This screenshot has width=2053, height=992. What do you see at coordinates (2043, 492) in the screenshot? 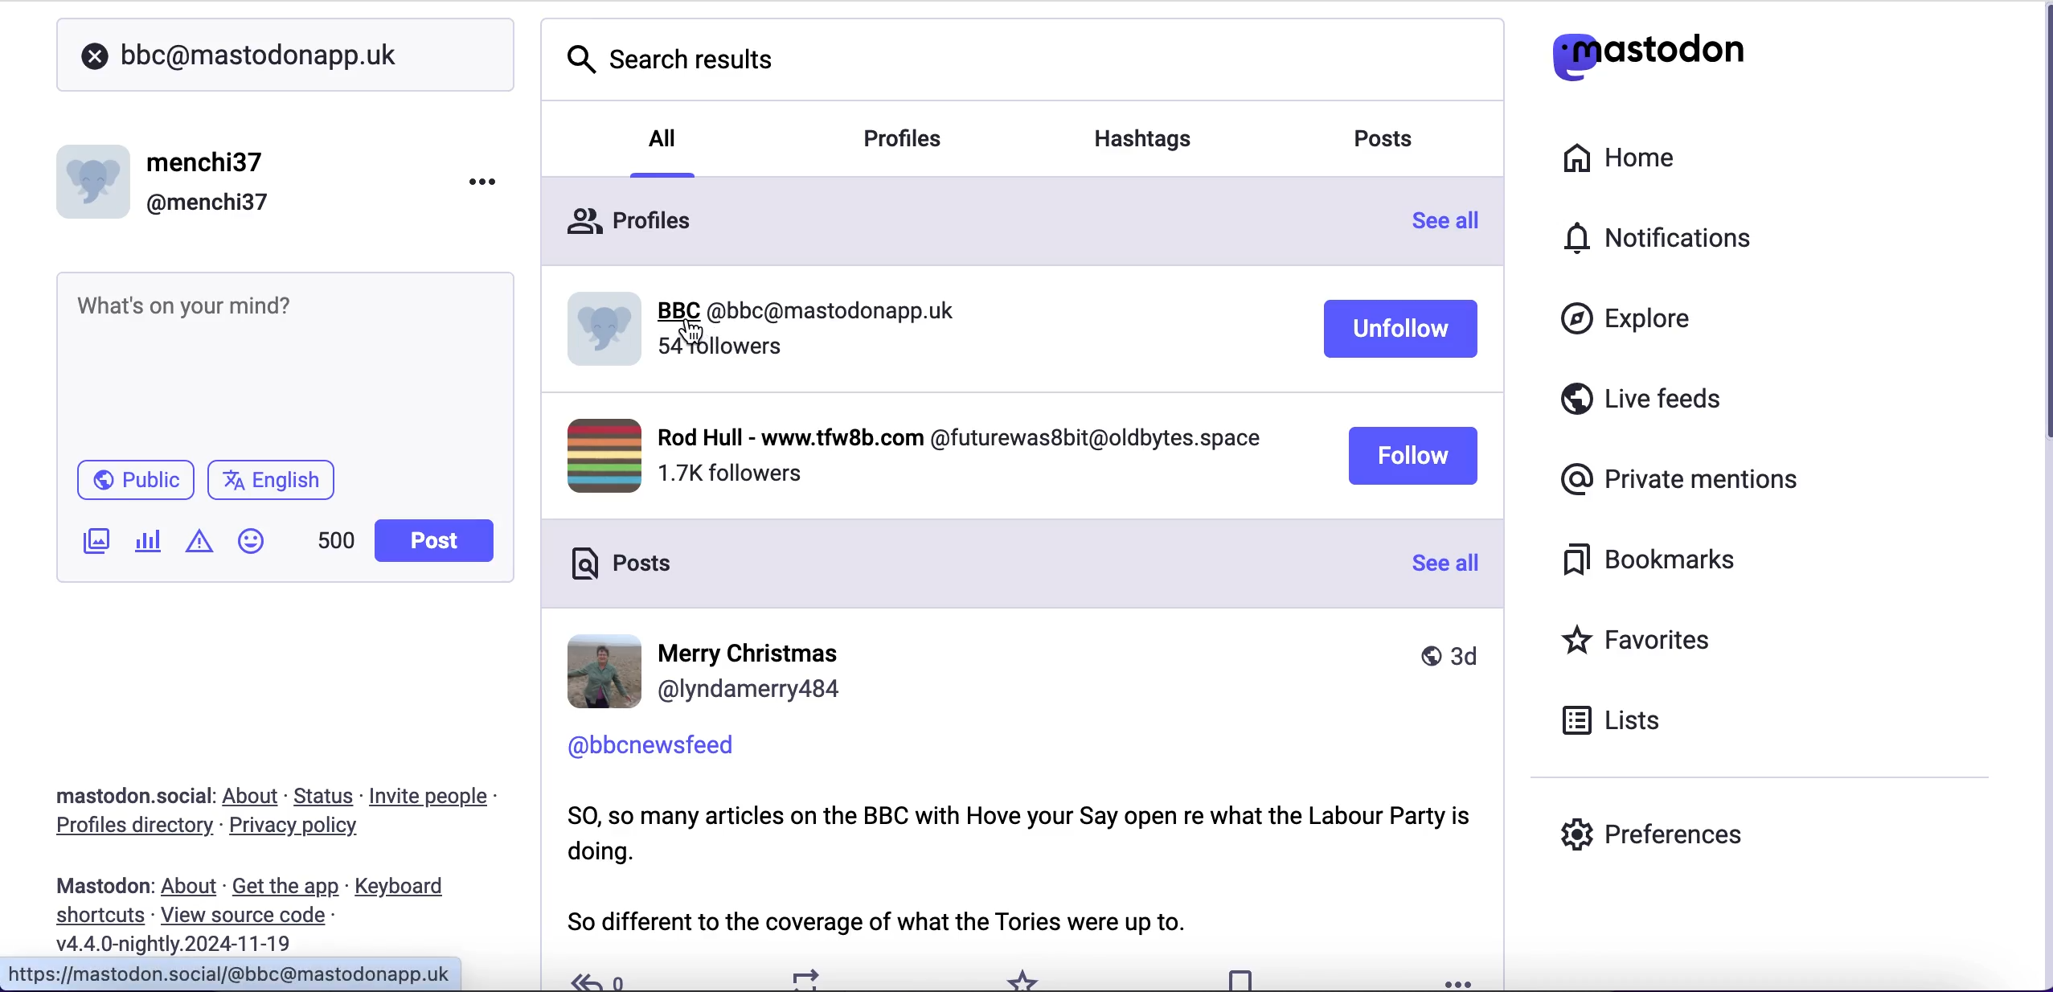
I see `scroll bar` at bounding box center [2043, 492].